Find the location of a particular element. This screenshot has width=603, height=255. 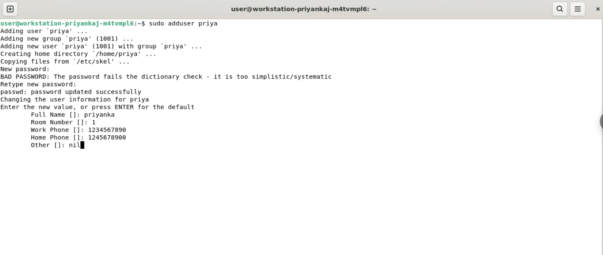

new password is located at coordinates (30, 69).